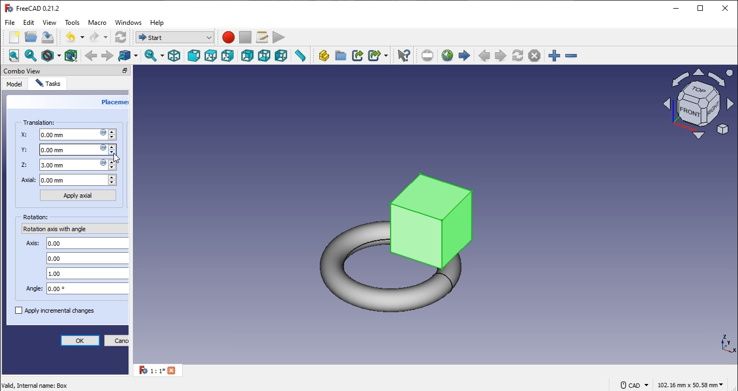 The image size is (738, 391). I want to click on macro, so click(98, 24).